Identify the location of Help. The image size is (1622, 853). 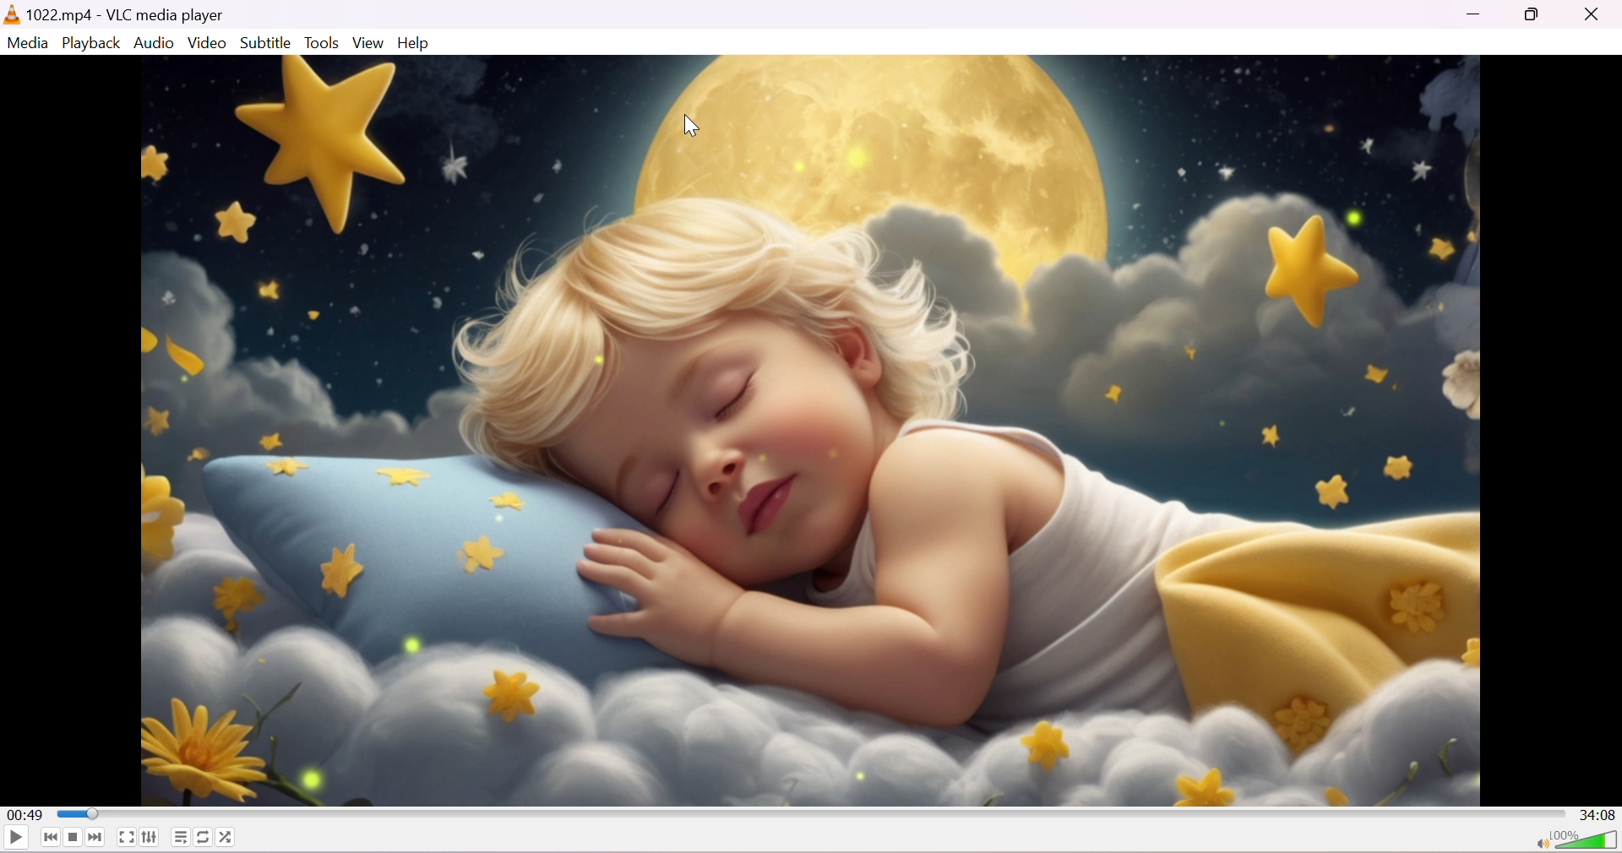
(412, 44).